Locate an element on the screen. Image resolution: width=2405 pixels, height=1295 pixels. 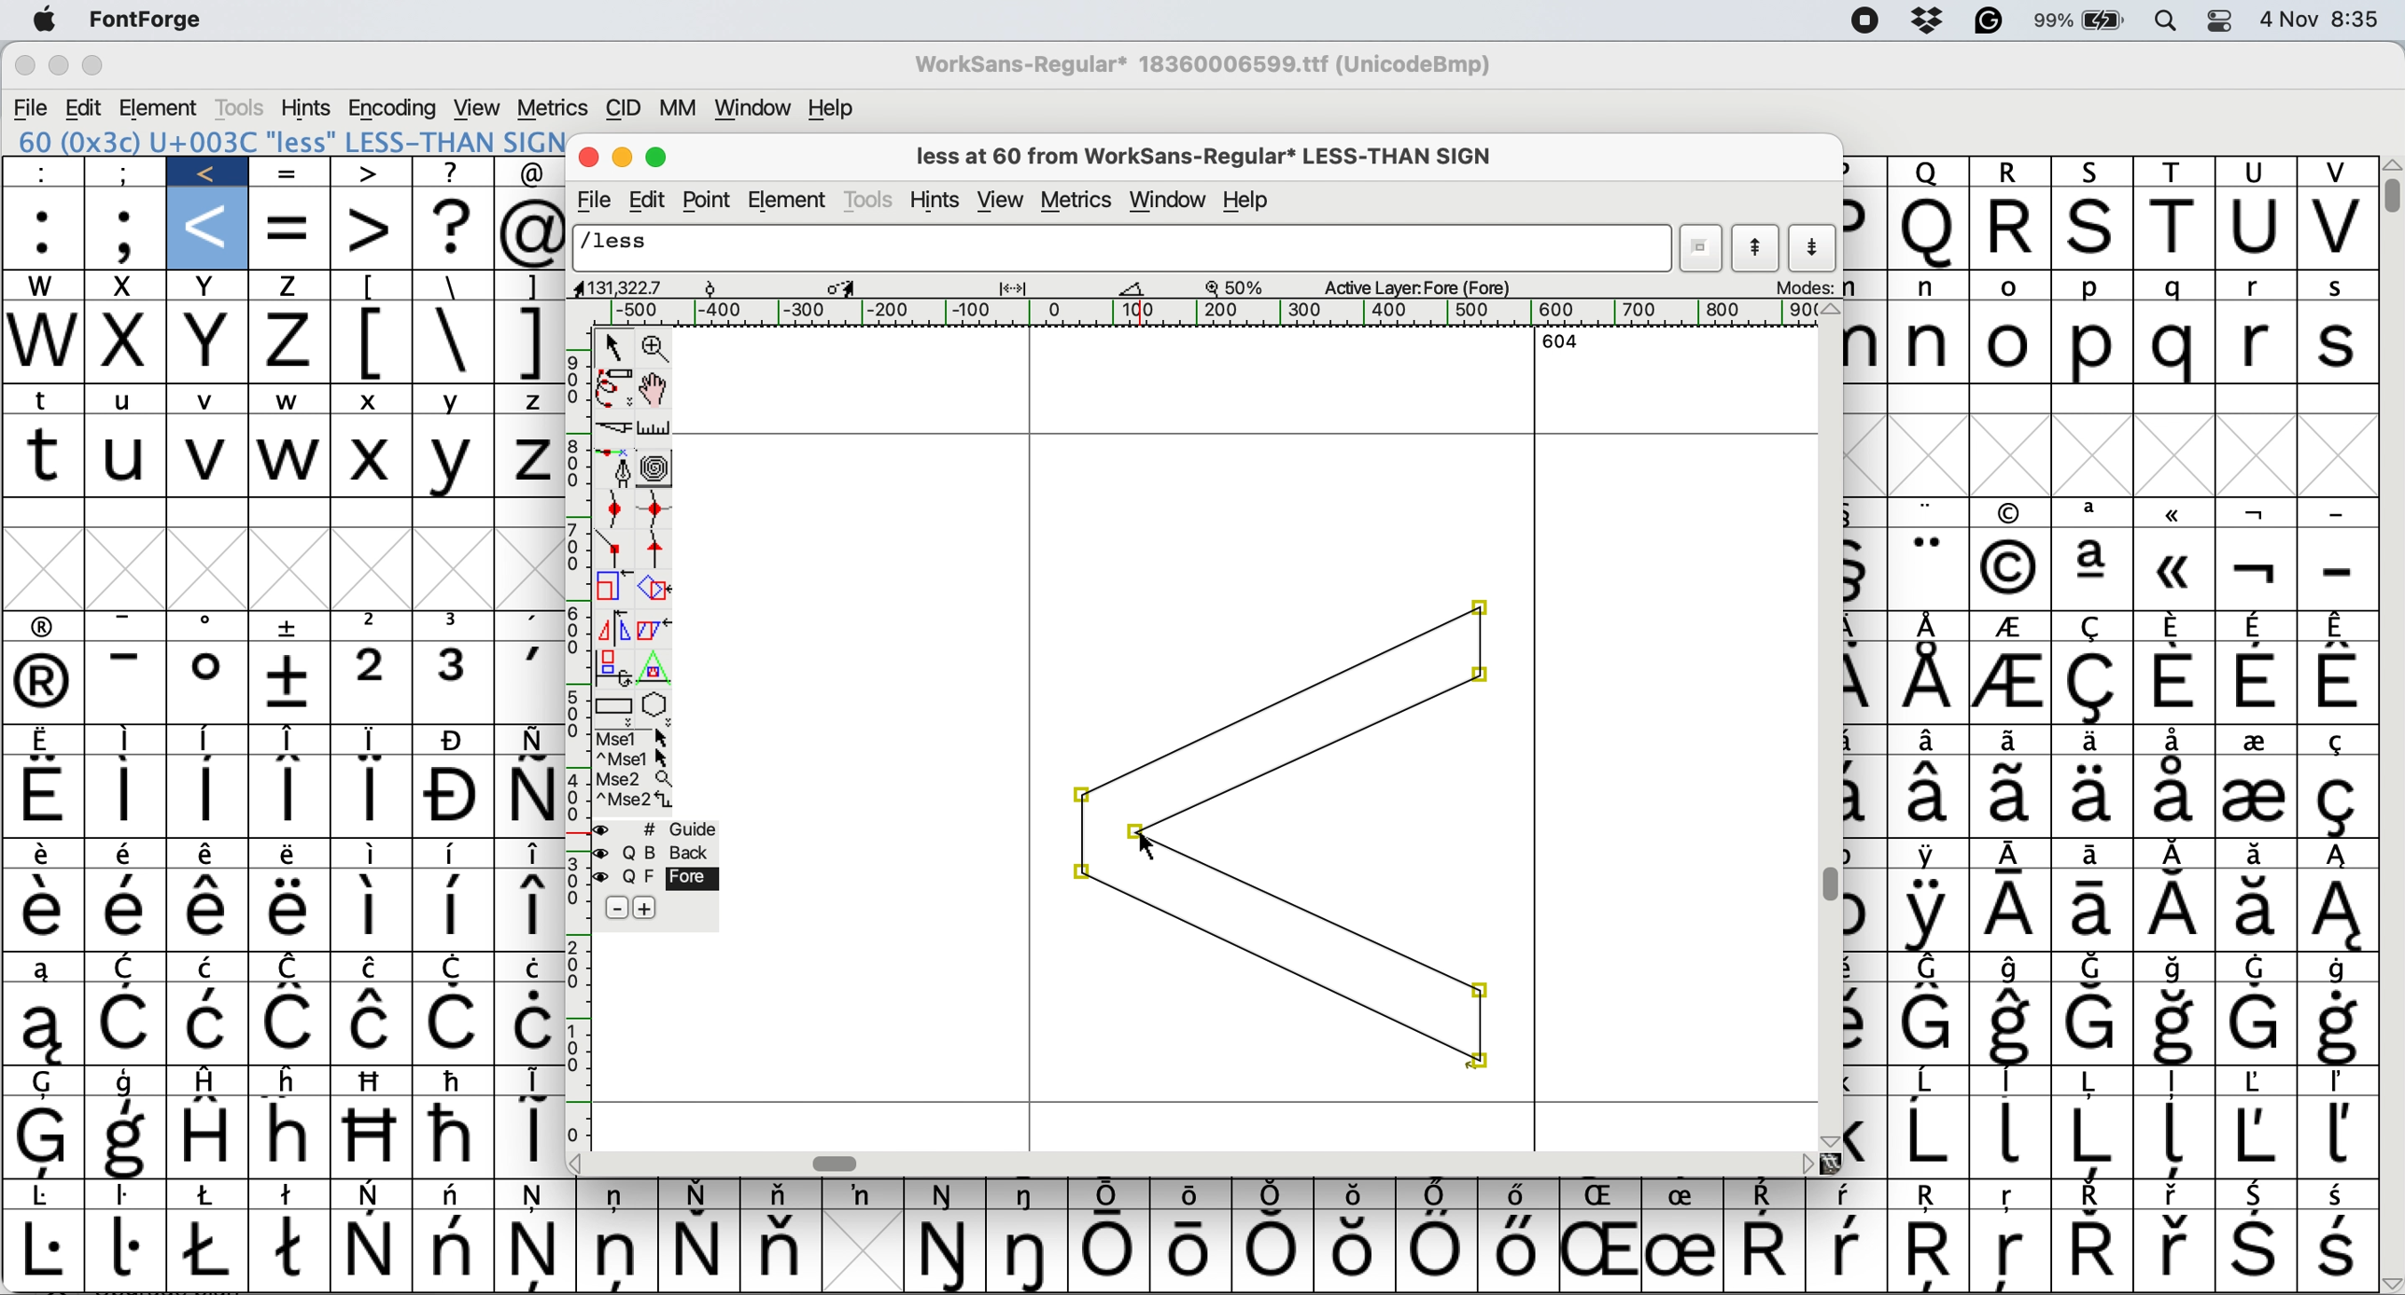
p is located at coordinates (2089, 344).